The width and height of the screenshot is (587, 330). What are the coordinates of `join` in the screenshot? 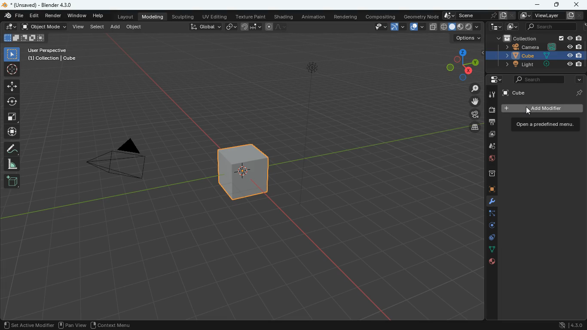 It's located at (251, 27).